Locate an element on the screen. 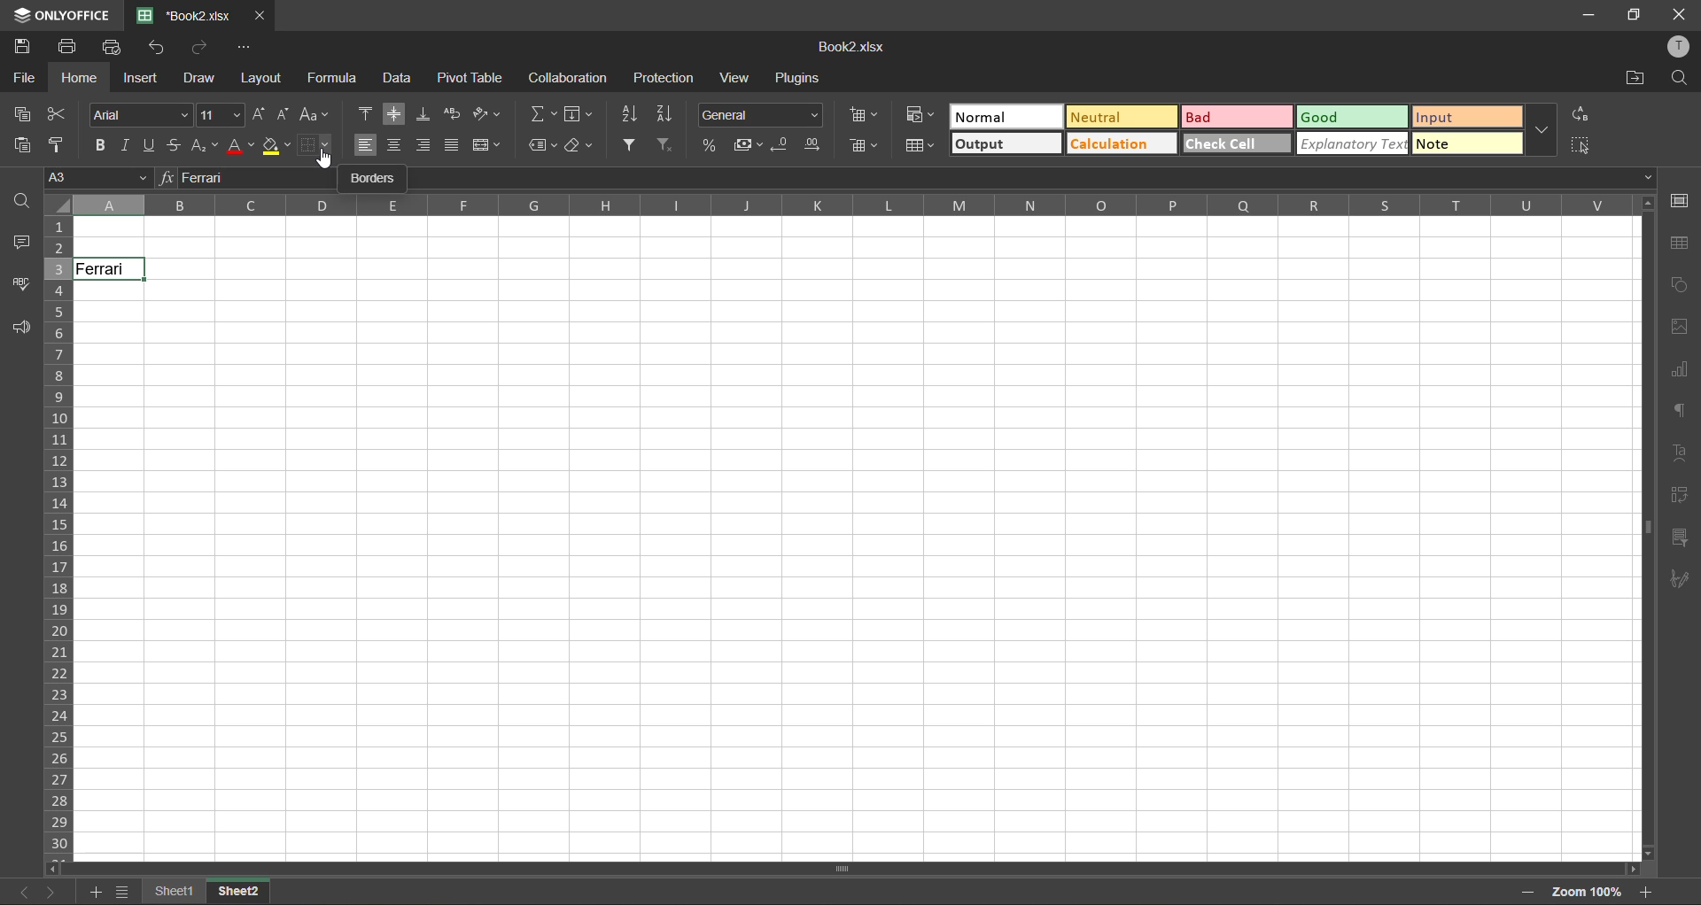  collaboration is located at coordinates (564, 78).